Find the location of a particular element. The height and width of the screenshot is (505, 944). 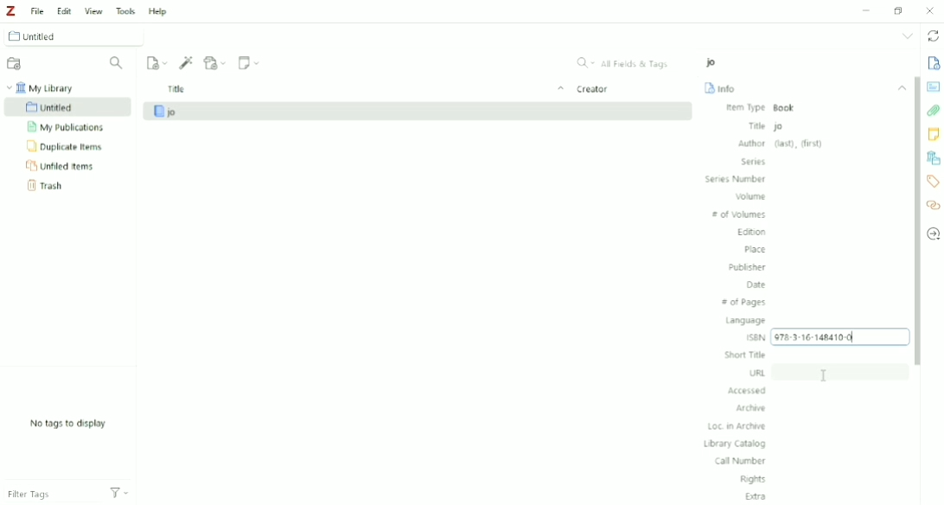

Tags is located at coordinates (934, 181).